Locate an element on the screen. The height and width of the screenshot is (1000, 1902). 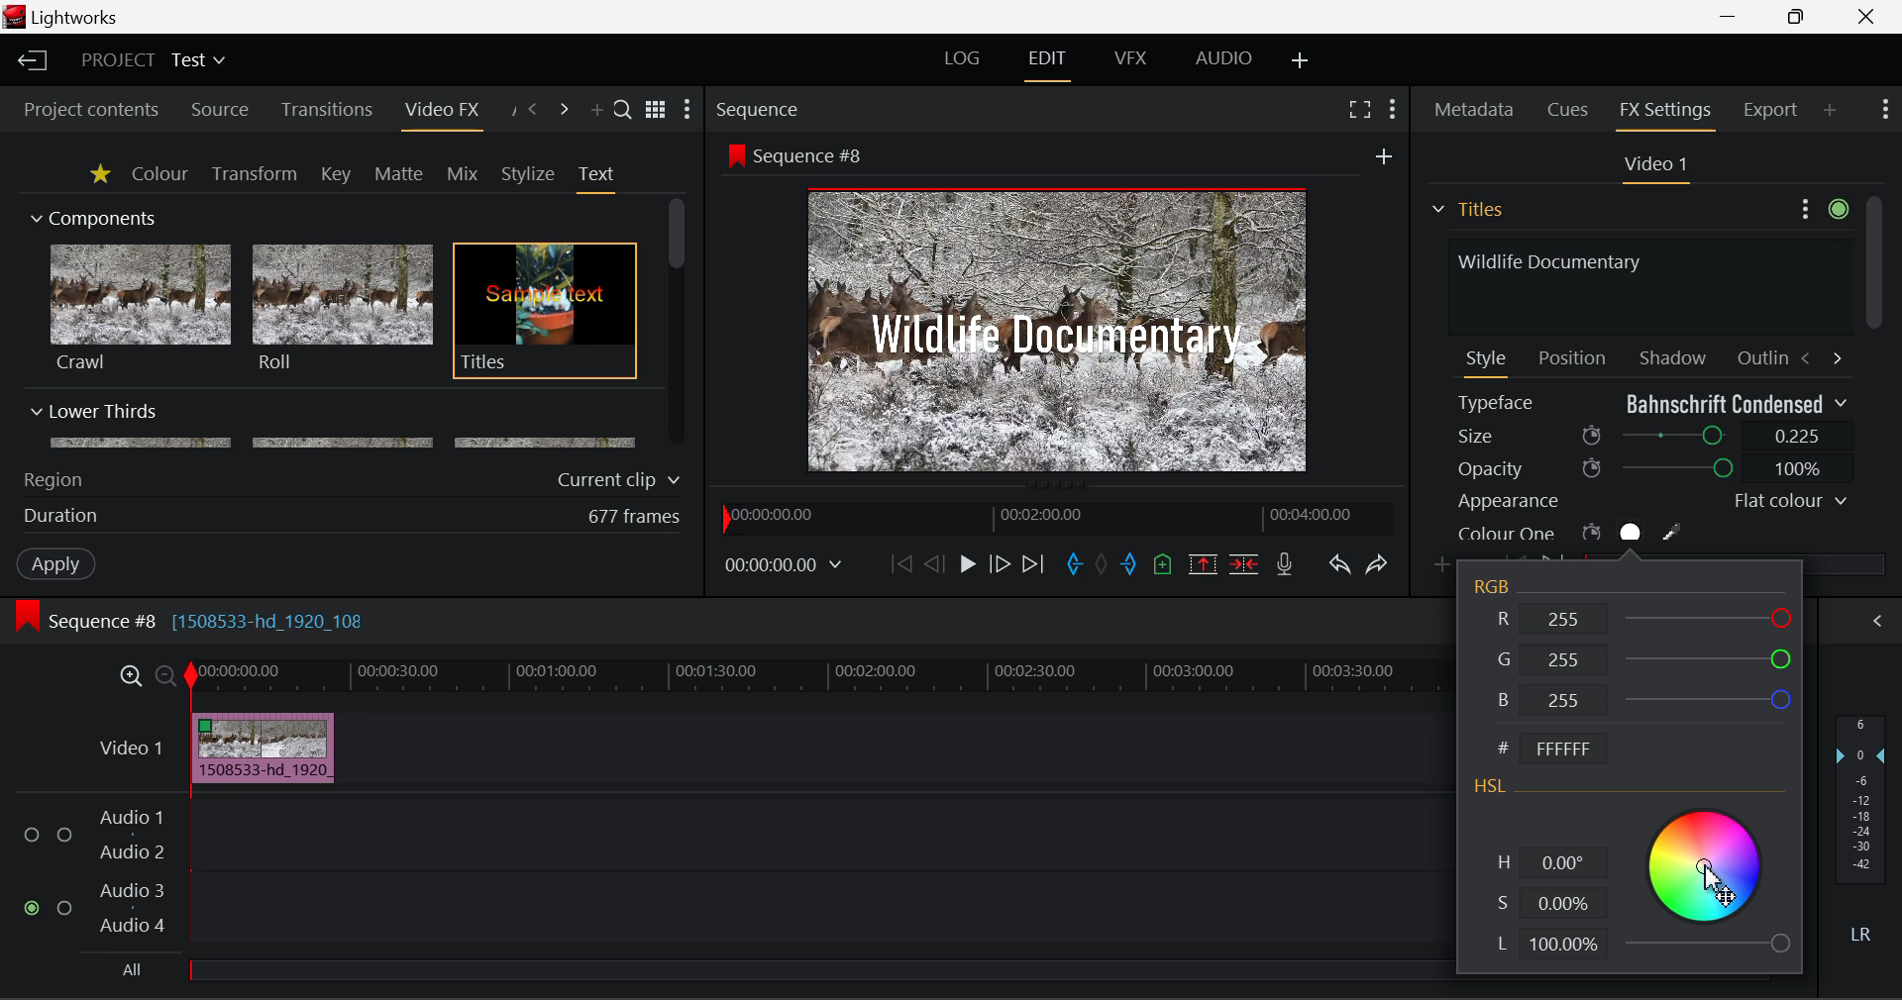
Zoom Out Timeline is located at coordinates (166, 678).